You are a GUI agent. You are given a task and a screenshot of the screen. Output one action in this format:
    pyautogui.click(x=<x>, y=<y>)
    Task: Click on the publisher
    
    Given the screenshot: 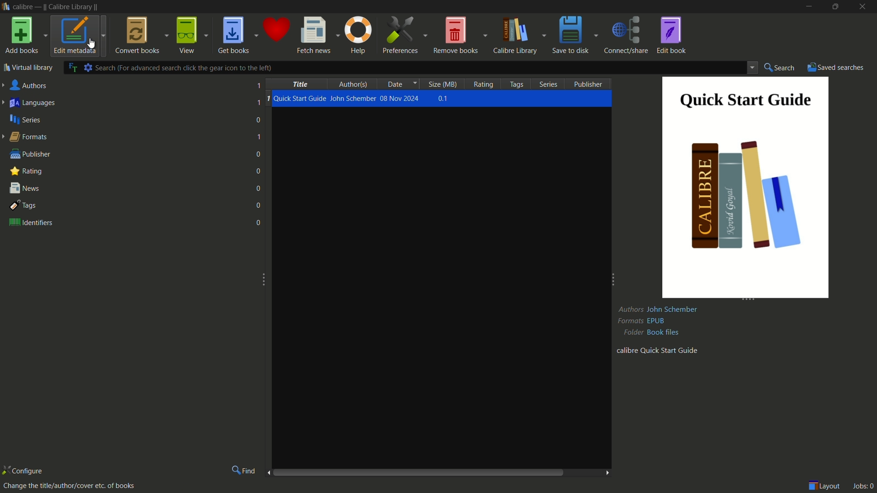 What is the action you would take?
    pyautogui.click(x=31, y=154)
    